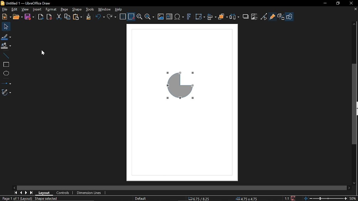 Image resolution: width=358 pixels, height=201 pixels. Describe the element at coordinates (13, 9) in the screenshot. I see `Edit` at that location.